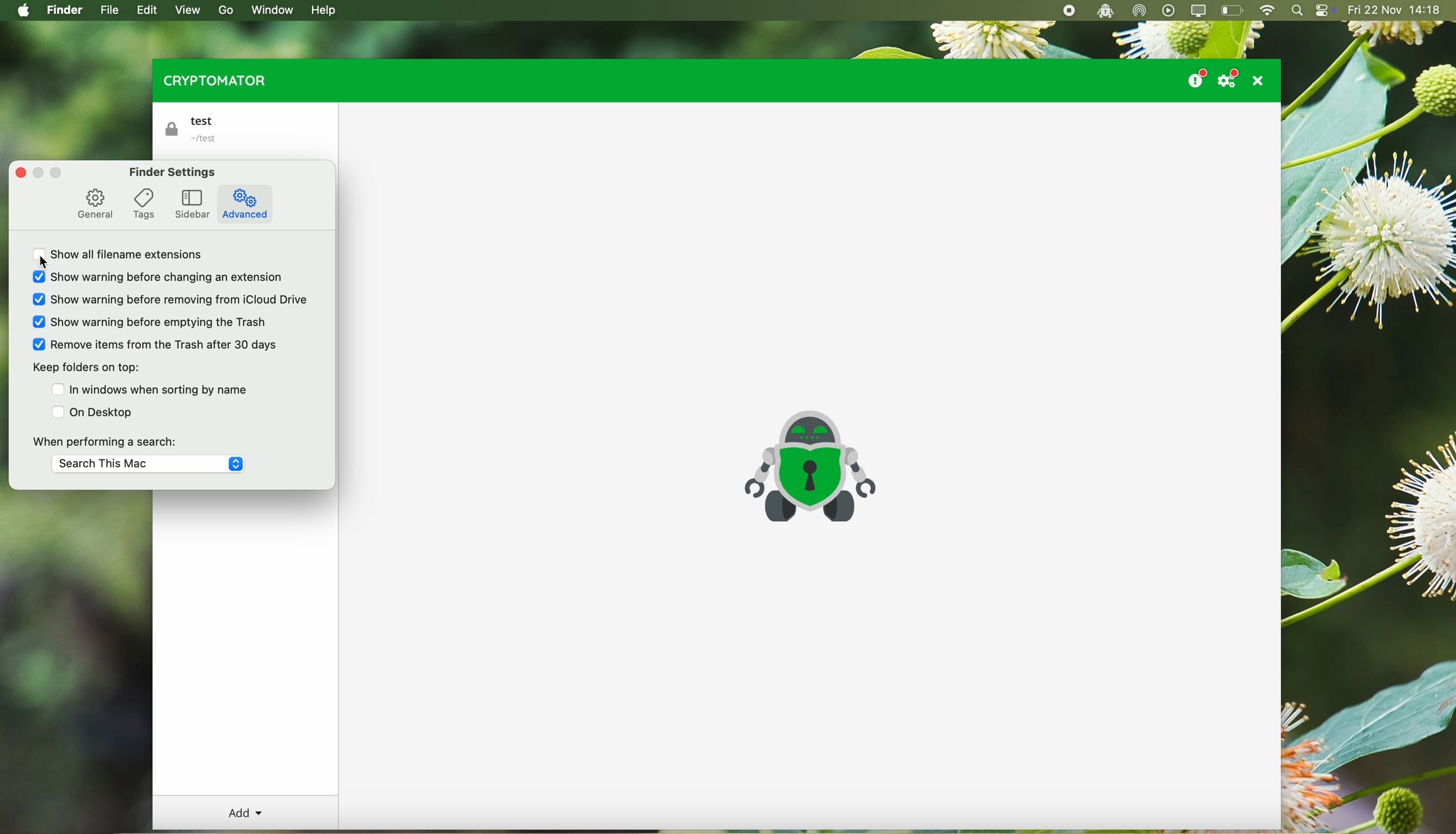 This screenshot has height=834, width=1456. Describe the element at coordinates (277, 9) in the screenshot. I see `window` at that location.